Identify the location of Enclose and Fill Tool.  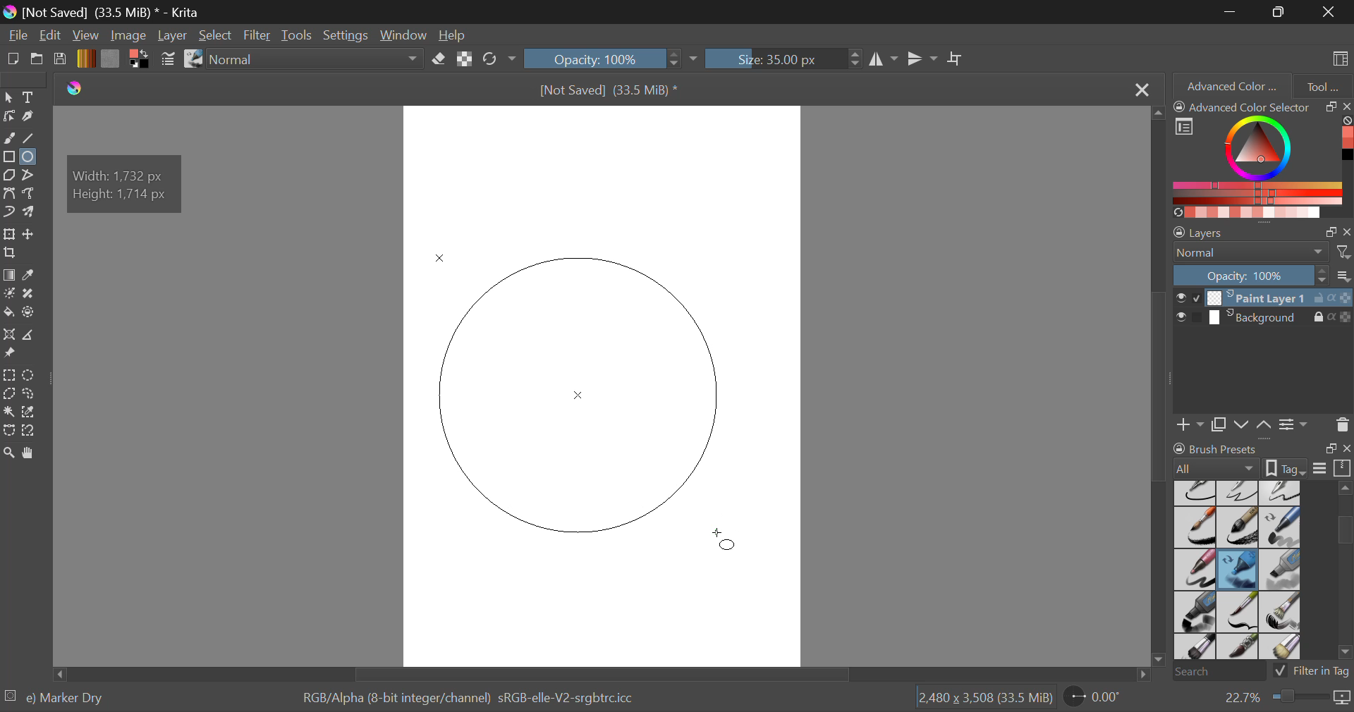
(30, 313).